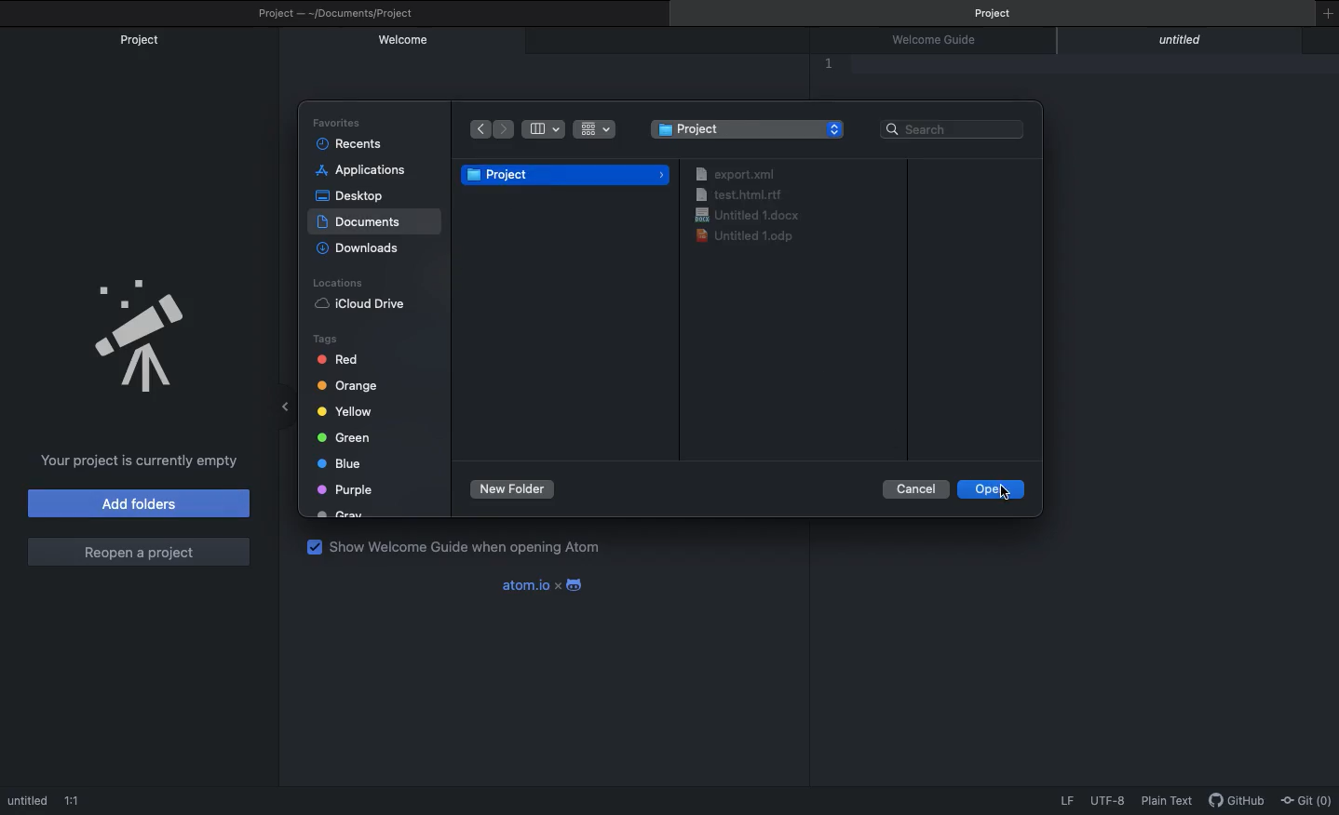 The image size is (1339, 815). Describe the element at coordinates (1170, 802) in the screenshot. I see `Plain text` at that location.